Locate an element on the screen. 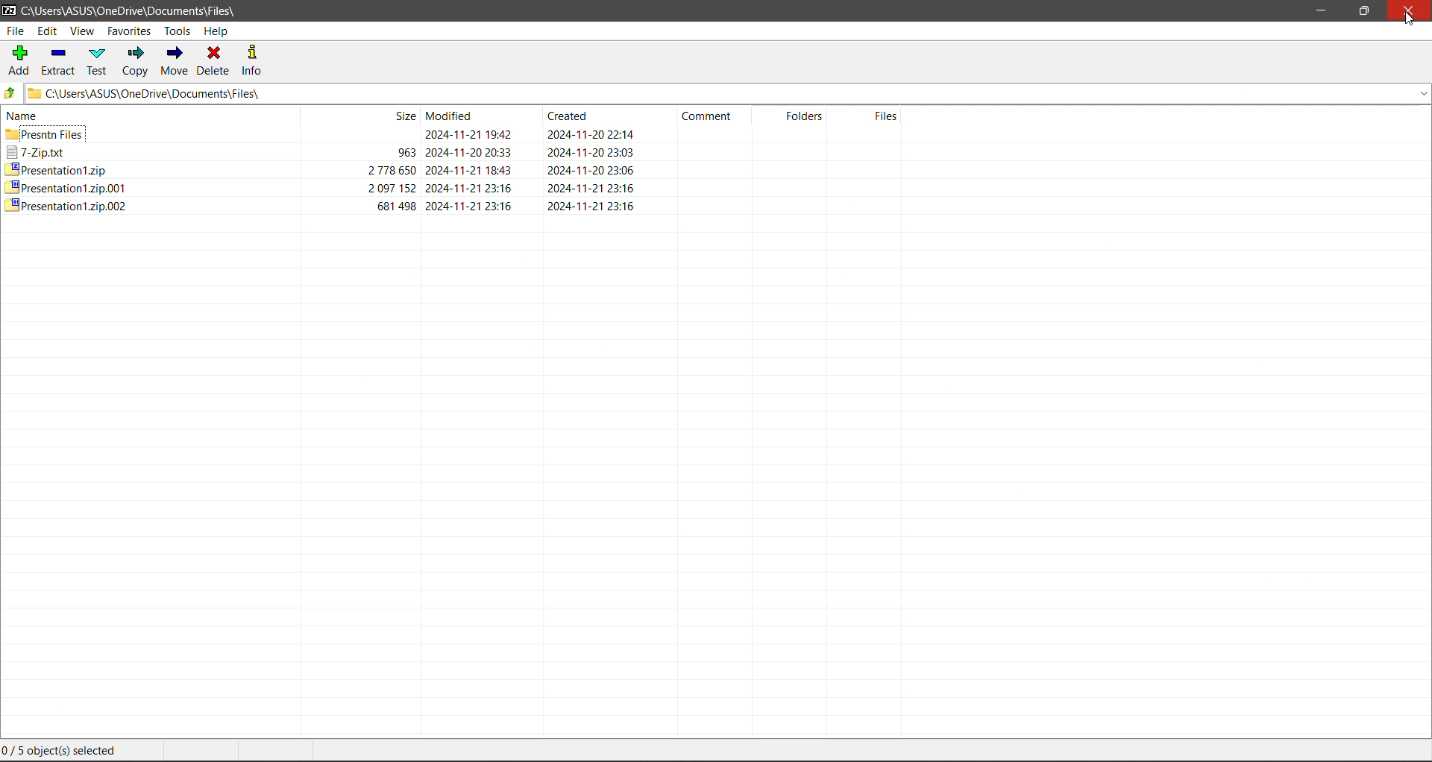 The width and height of the screenshot is (1432, 762). 681498 2024-11-21 23:16 2024-11-21 23:16 is located at coordinates (512, 210).